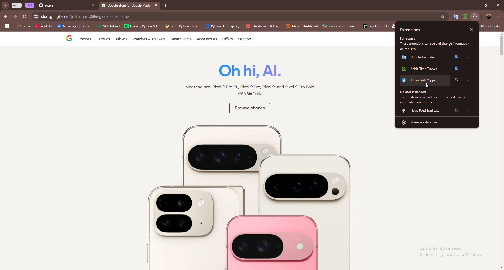 The height and width of the screenshot is (270, 504). Describe the element at coordinates (429, 86) in the screenshot. I see `cursor` at that location.